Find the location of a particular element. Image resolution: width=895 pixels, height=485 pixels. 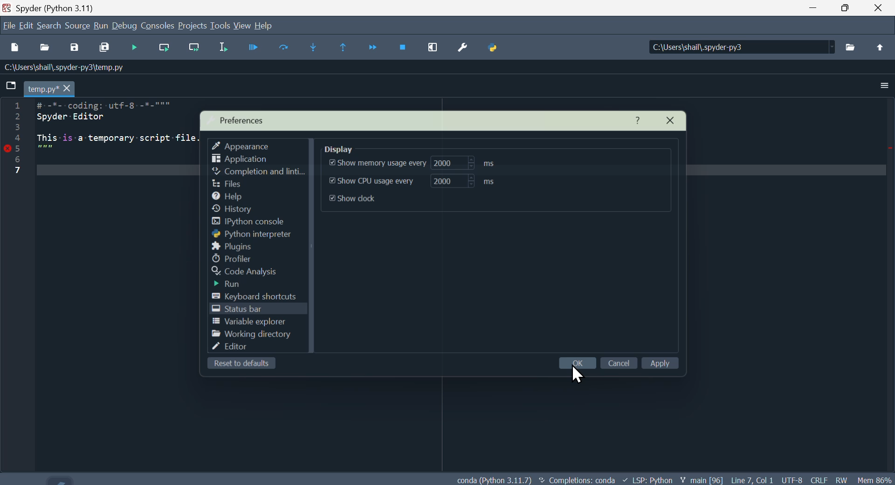

Close is located at coordinates (676, 119).